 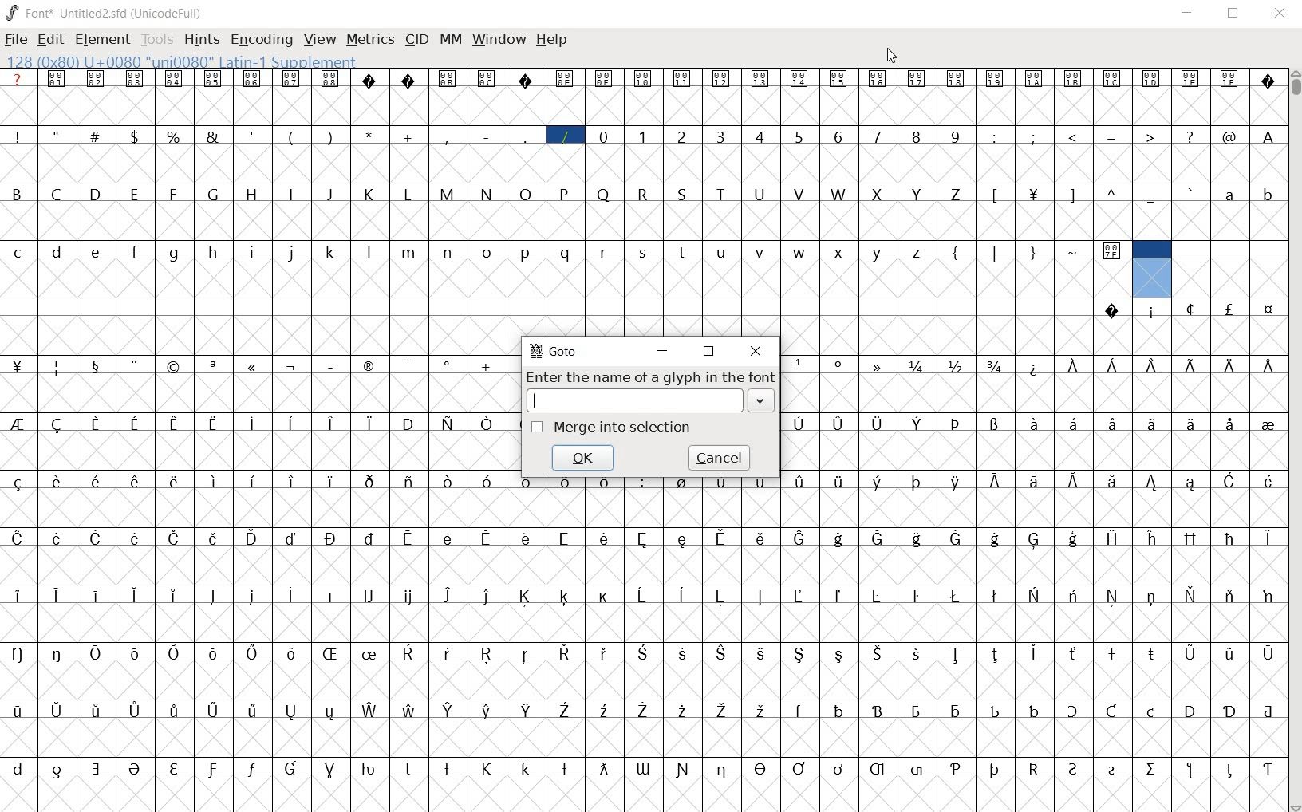 I want to click on Symbol, so click(x=369, y=80).